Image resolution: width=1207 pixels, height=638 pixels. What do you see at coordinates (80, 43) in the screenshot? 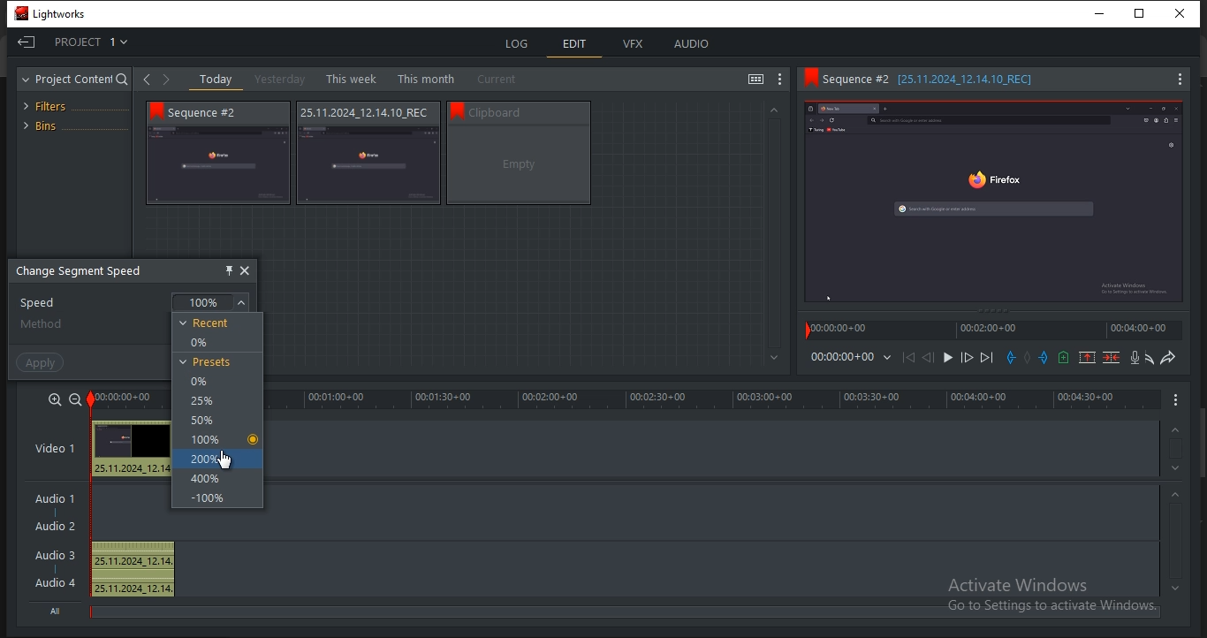
I see `project 1` at bounding box center [80, 43].